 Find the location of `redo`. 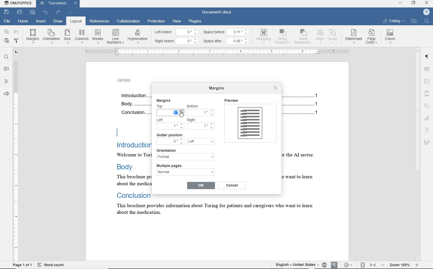

redo is located at coordinates (58, 12).